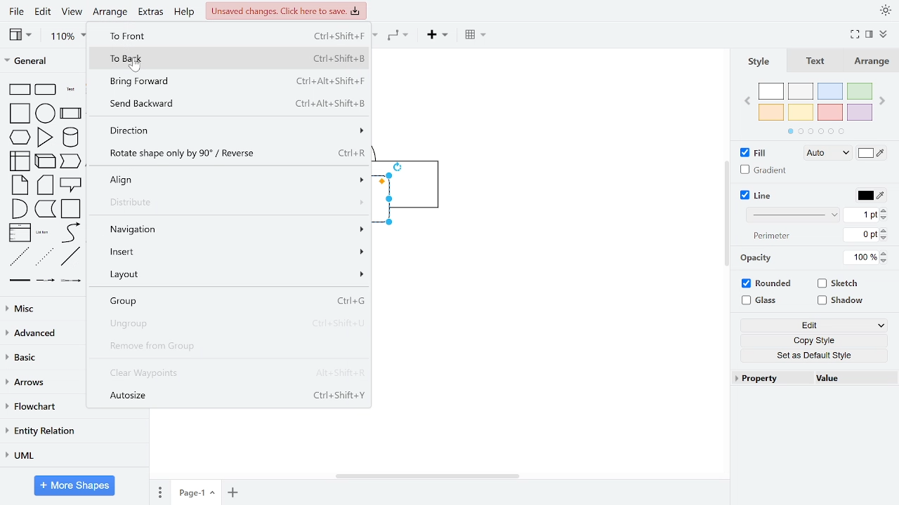 This screenshot has width=899, height=505. Describe the element at coordinates (234, 81) in the screenshot. I see `Bring forward` at that location.